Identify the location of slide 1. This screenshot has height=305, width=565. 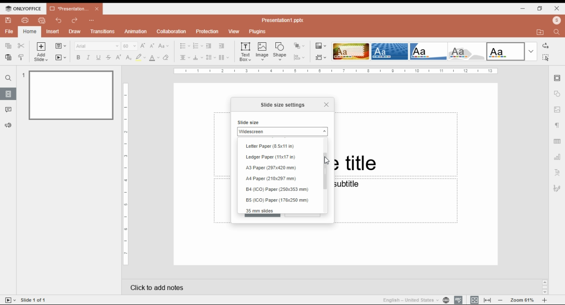
(68, 94).